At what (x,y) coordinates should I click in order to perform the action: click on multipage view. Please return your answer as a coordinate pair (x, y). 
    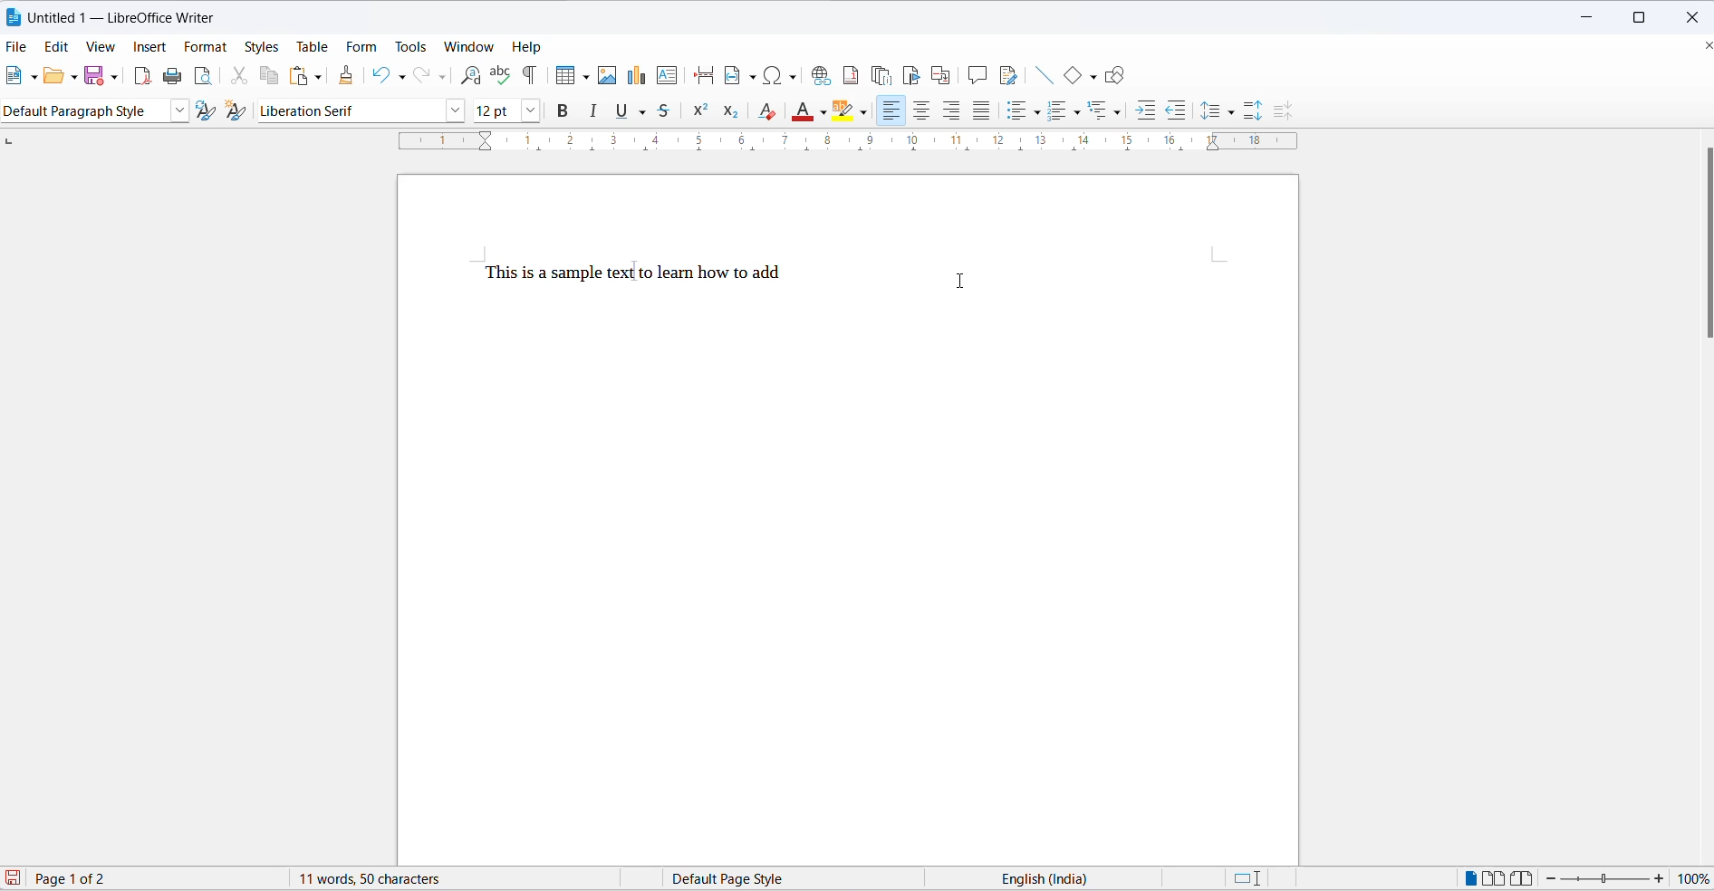
    Looking at the image, I should click on (1494, 877).